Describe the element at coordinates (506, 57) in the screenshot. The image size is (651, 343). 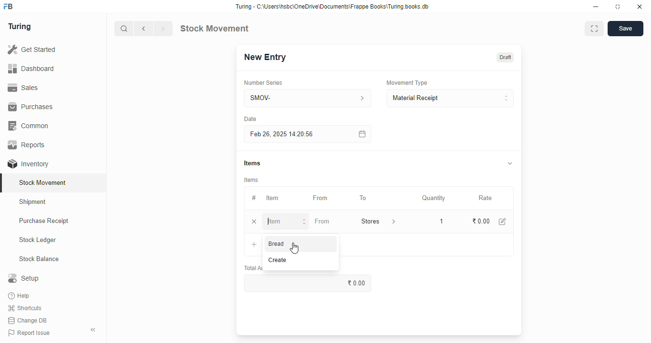
I see `draft` at that location.